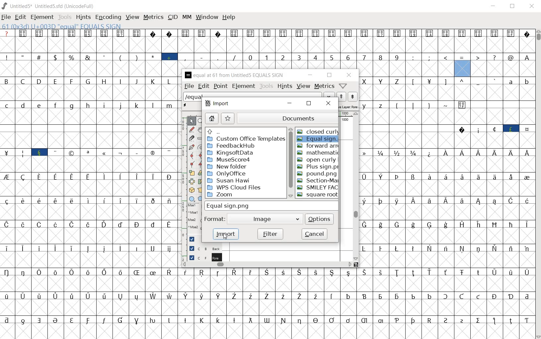  I want to click on Add a corner point, so click(201, 164).